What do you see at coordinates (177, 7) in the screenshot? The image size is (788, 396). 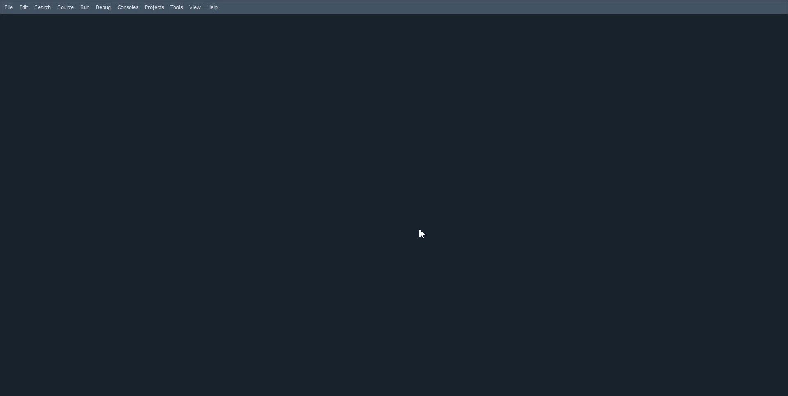 I see `Tools` at bounding box center [177, 7].